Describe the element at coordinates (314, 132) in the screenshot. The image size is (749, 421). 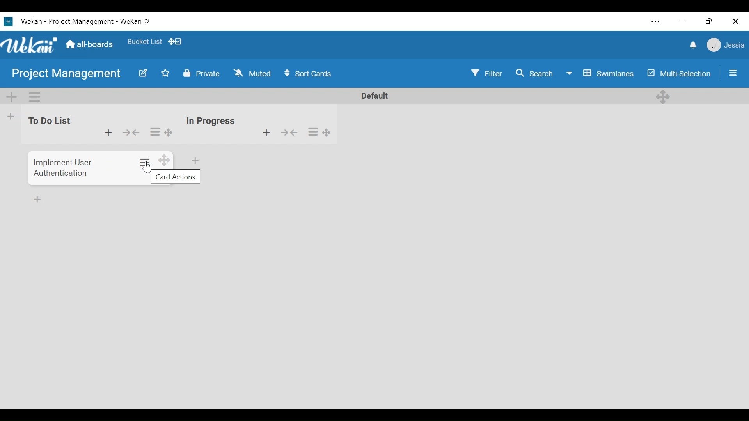
I see `list actions` at that location.